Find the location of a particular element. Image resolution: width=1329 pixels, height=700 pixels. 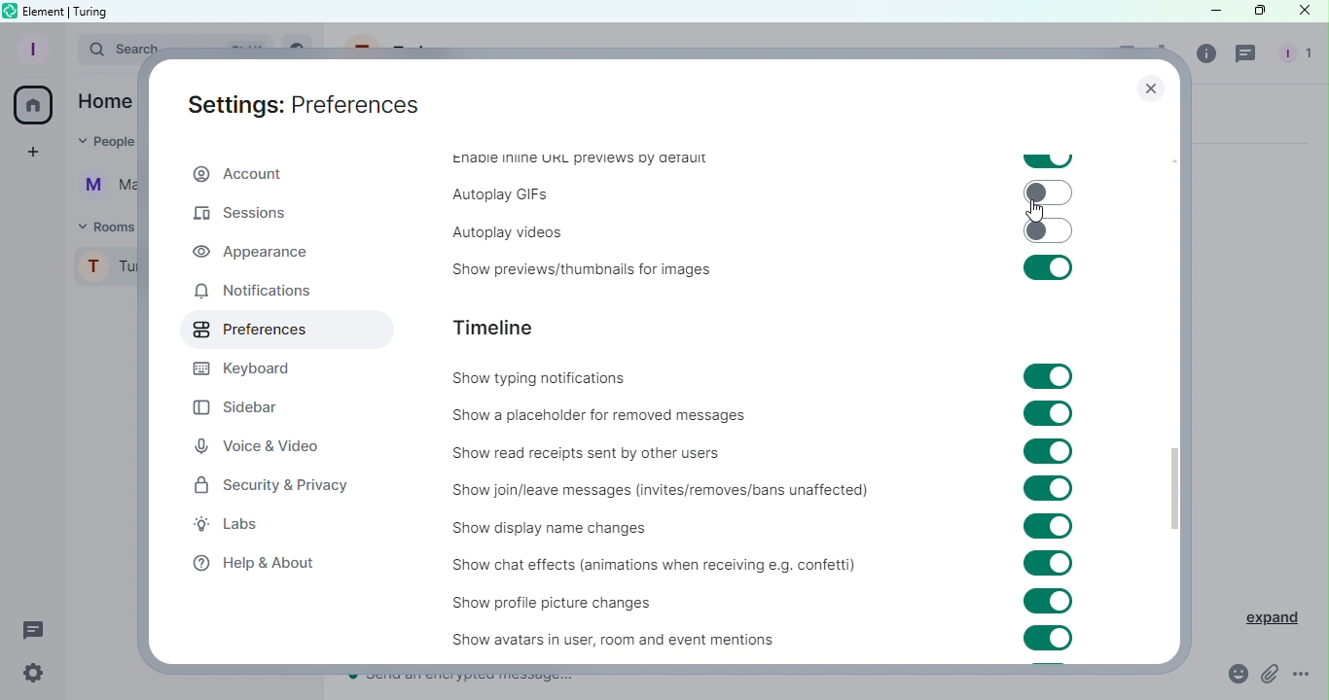

Toggle is located at coordinates (1047, 230).